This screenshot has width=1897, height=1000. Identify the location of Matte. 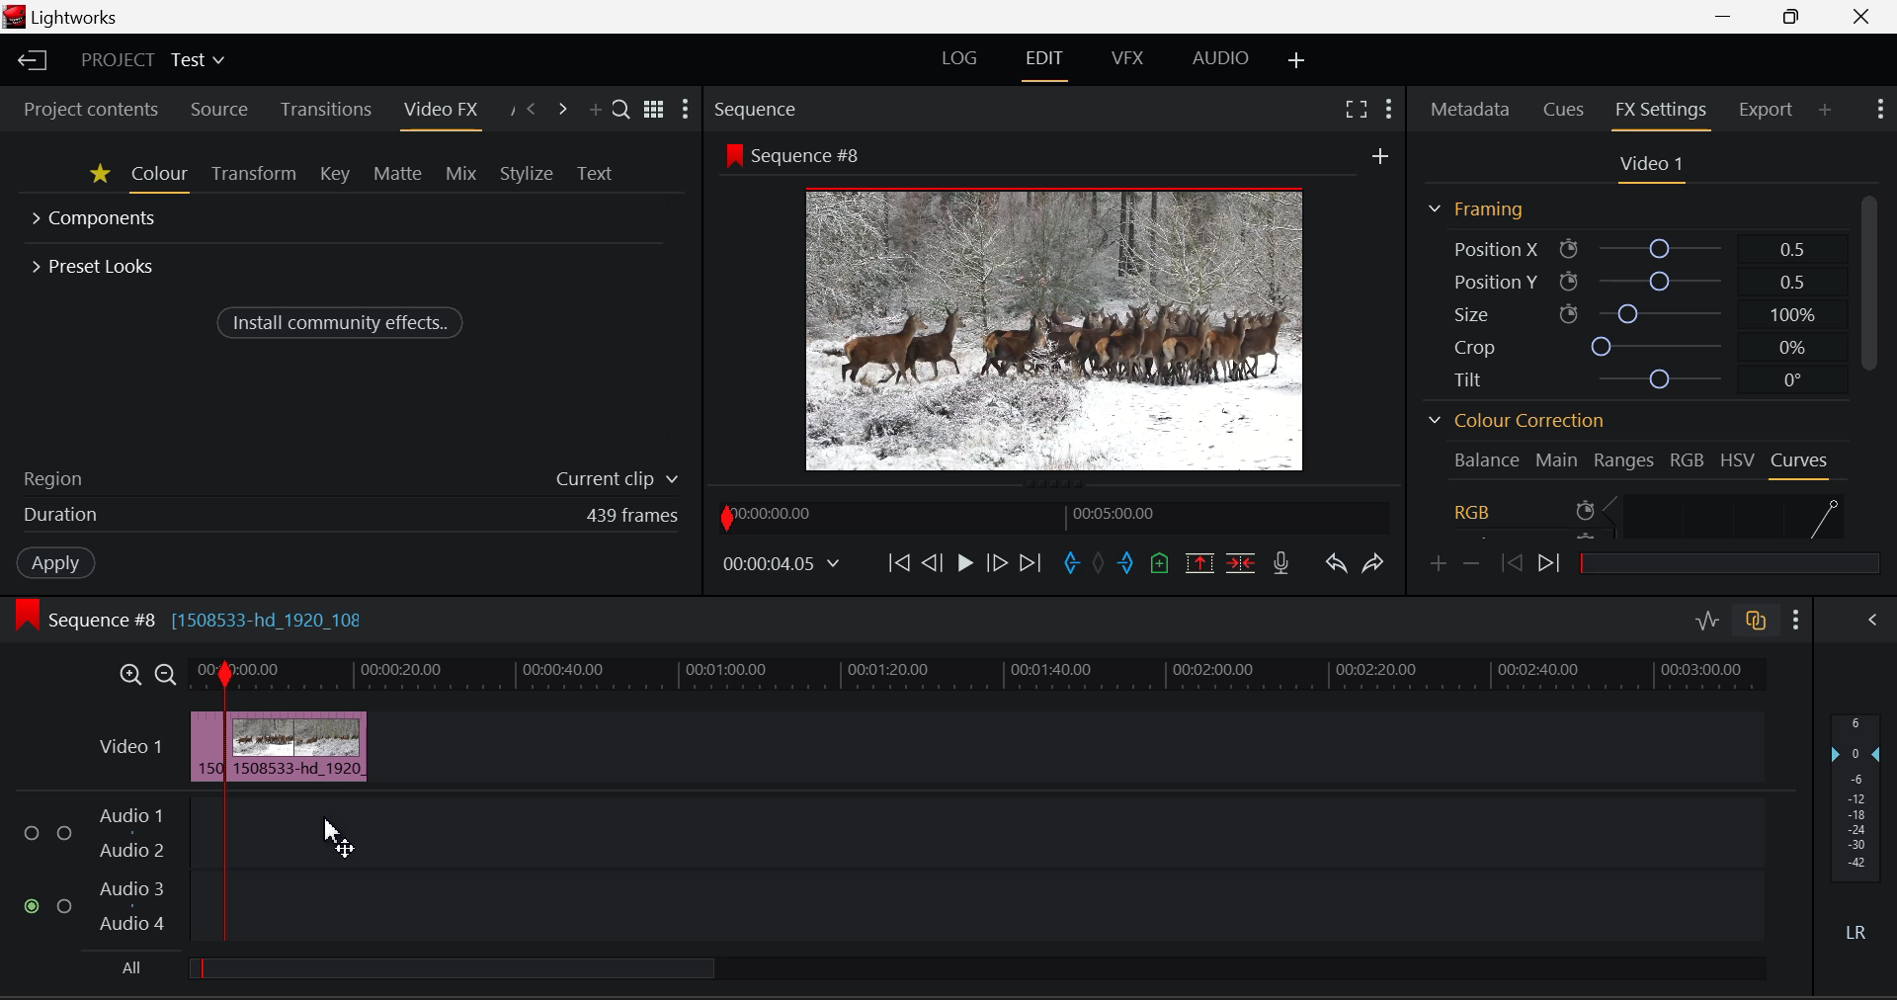
(398, 176).